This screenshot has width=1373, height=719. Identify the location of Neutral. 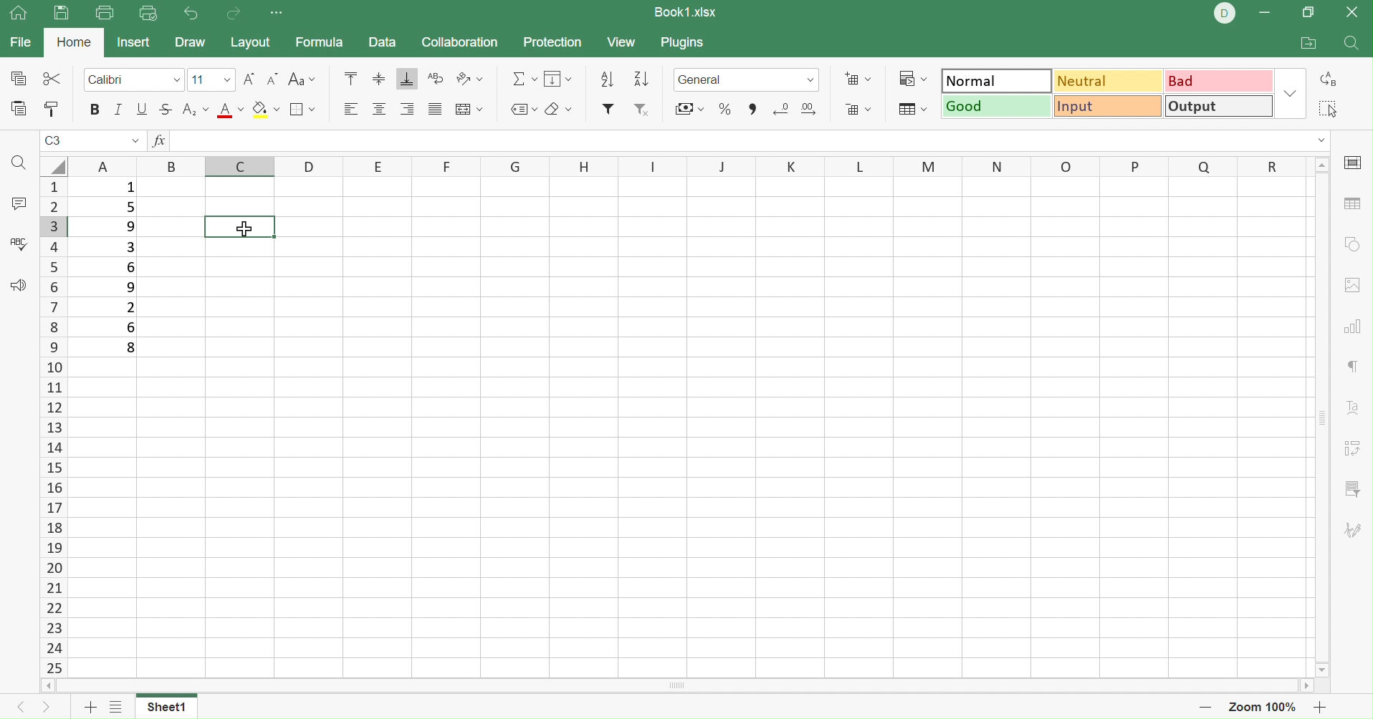
(1111, 79).